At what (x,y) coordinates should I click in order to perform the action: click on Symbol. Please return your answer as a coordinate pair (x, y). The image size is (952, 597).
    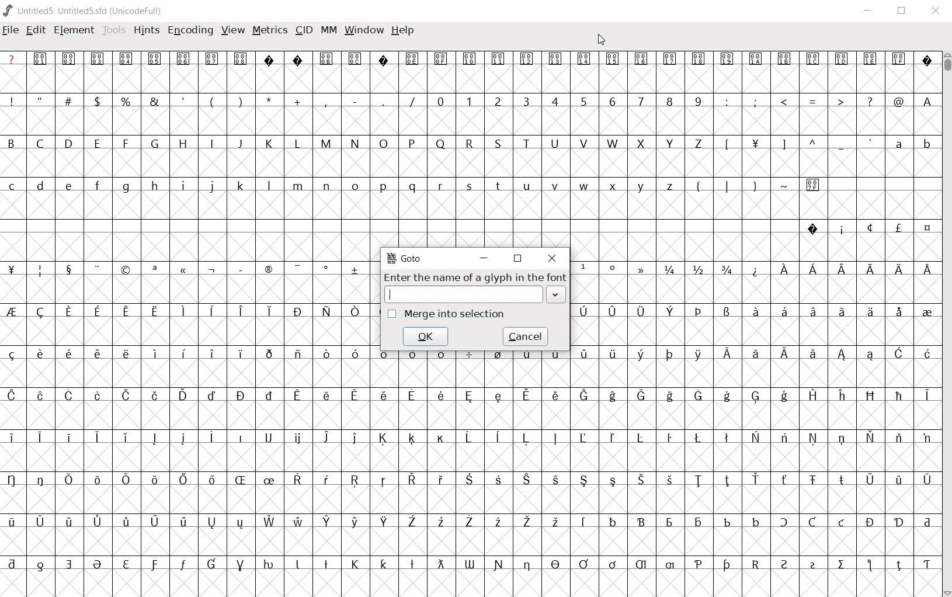
    Looking at the image, I should click on (41, 312).